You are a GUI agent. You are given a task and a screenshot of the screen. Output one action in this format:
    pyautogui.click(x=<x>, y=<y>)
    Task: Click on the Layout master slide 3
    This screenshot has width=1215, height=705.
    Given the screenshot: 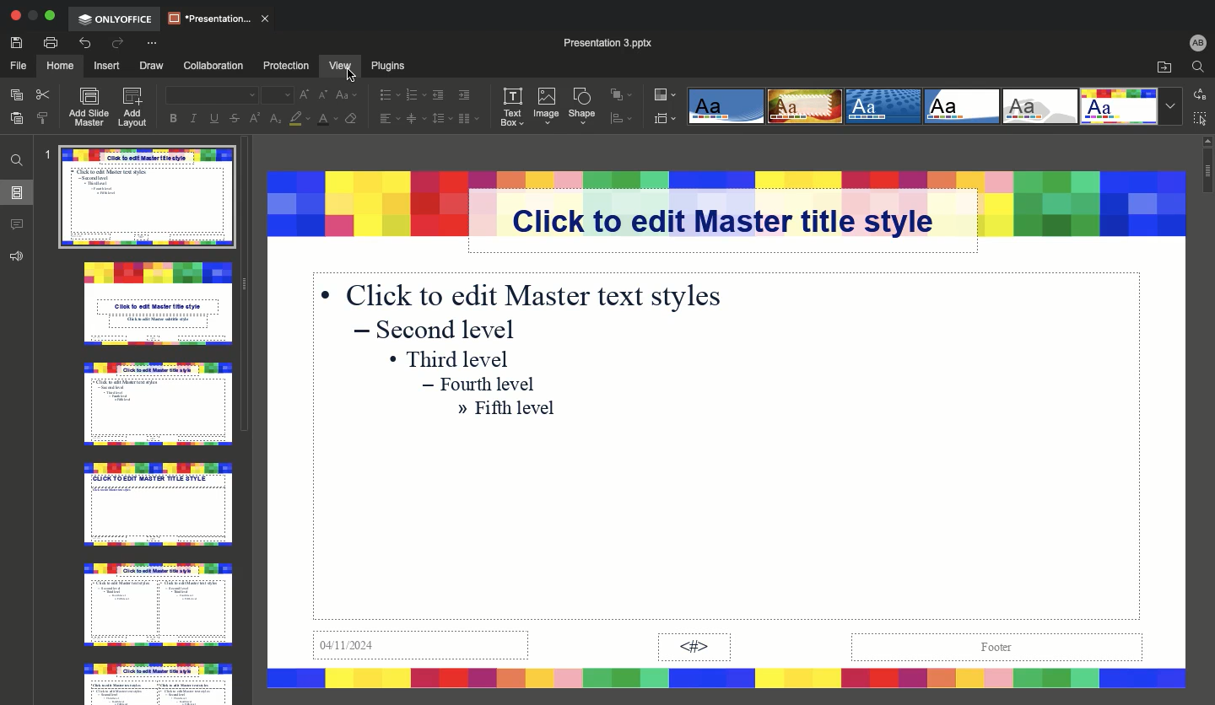 What is the action you would take?
    pyautogui.click(x=156, y=405)
    